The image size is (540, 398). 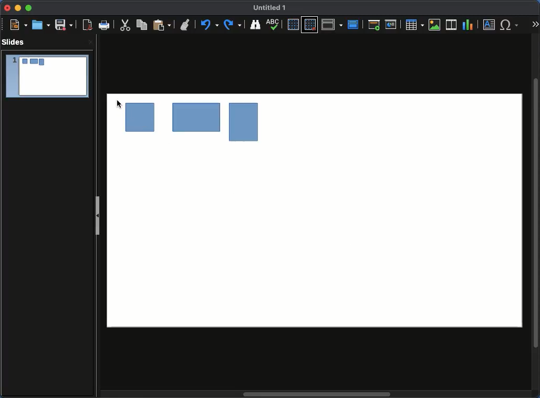 I want to click on Display views, so click(x=332, y=24).